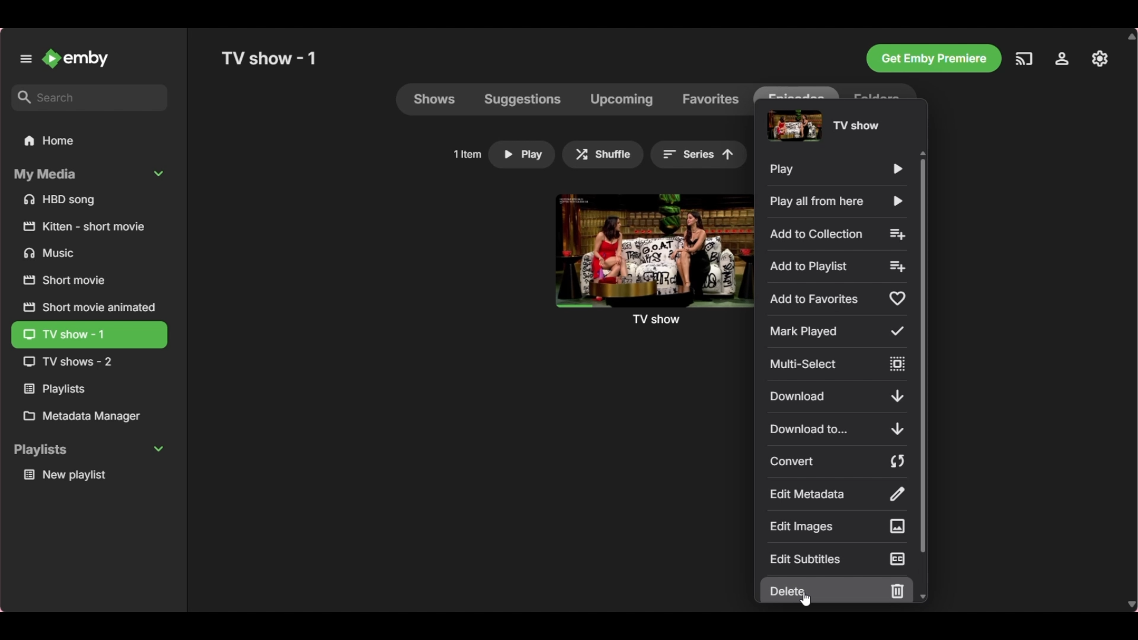  I want to click on Quick slide to bottom, so click(923, 597).